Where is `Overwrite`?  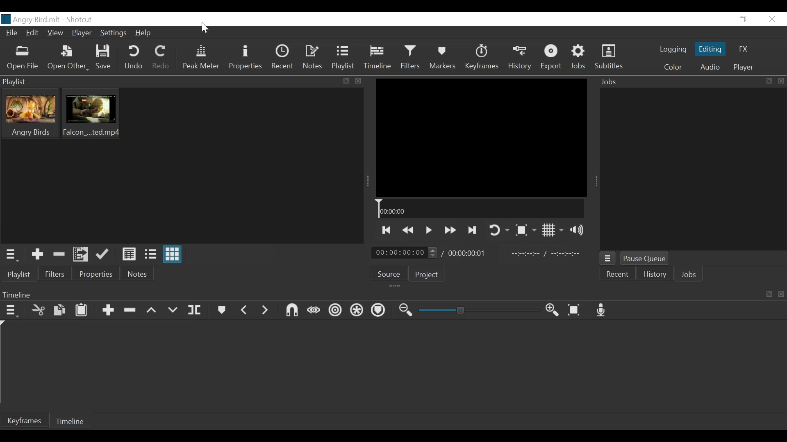
Overwrite is located at coordinates (174, 310).